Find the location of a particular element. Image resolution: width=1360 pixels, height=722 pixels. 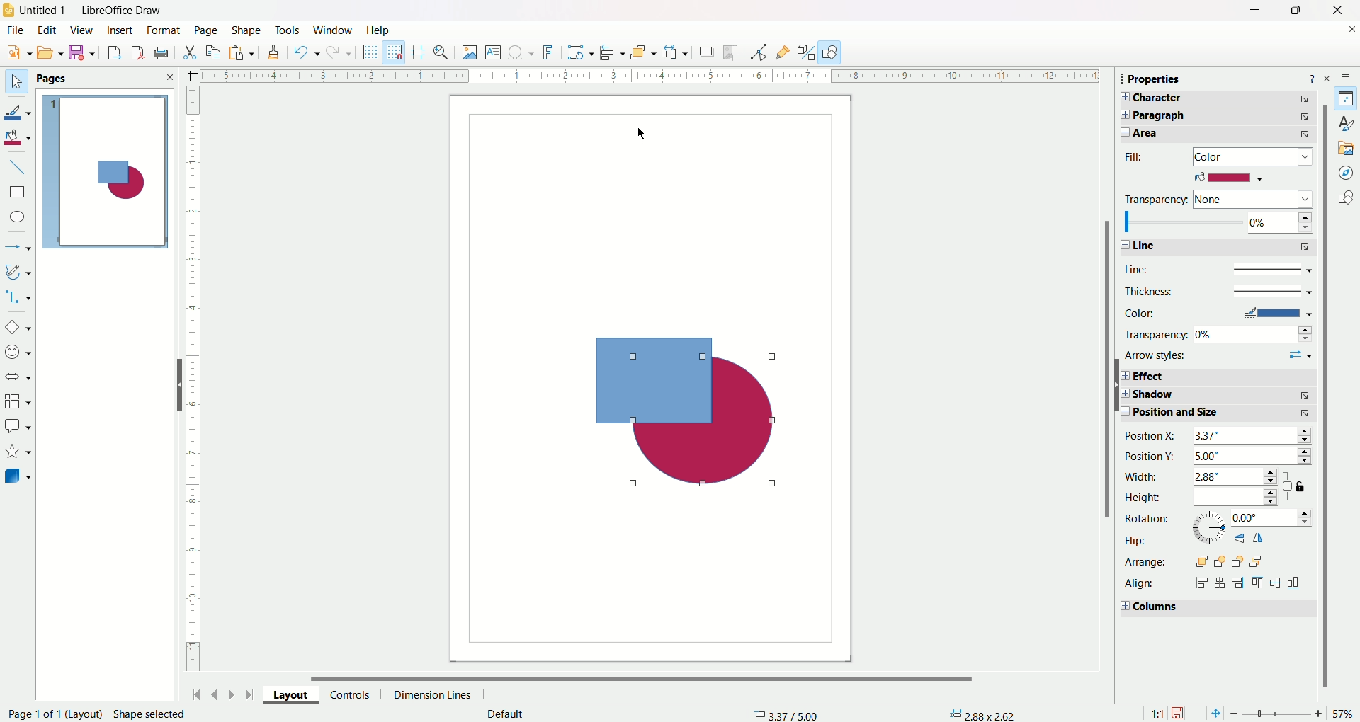

display grid is located at coordinates (371, 53).